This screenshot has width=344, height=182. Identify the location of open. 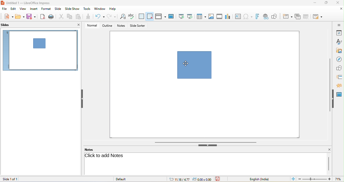
(20, 17).